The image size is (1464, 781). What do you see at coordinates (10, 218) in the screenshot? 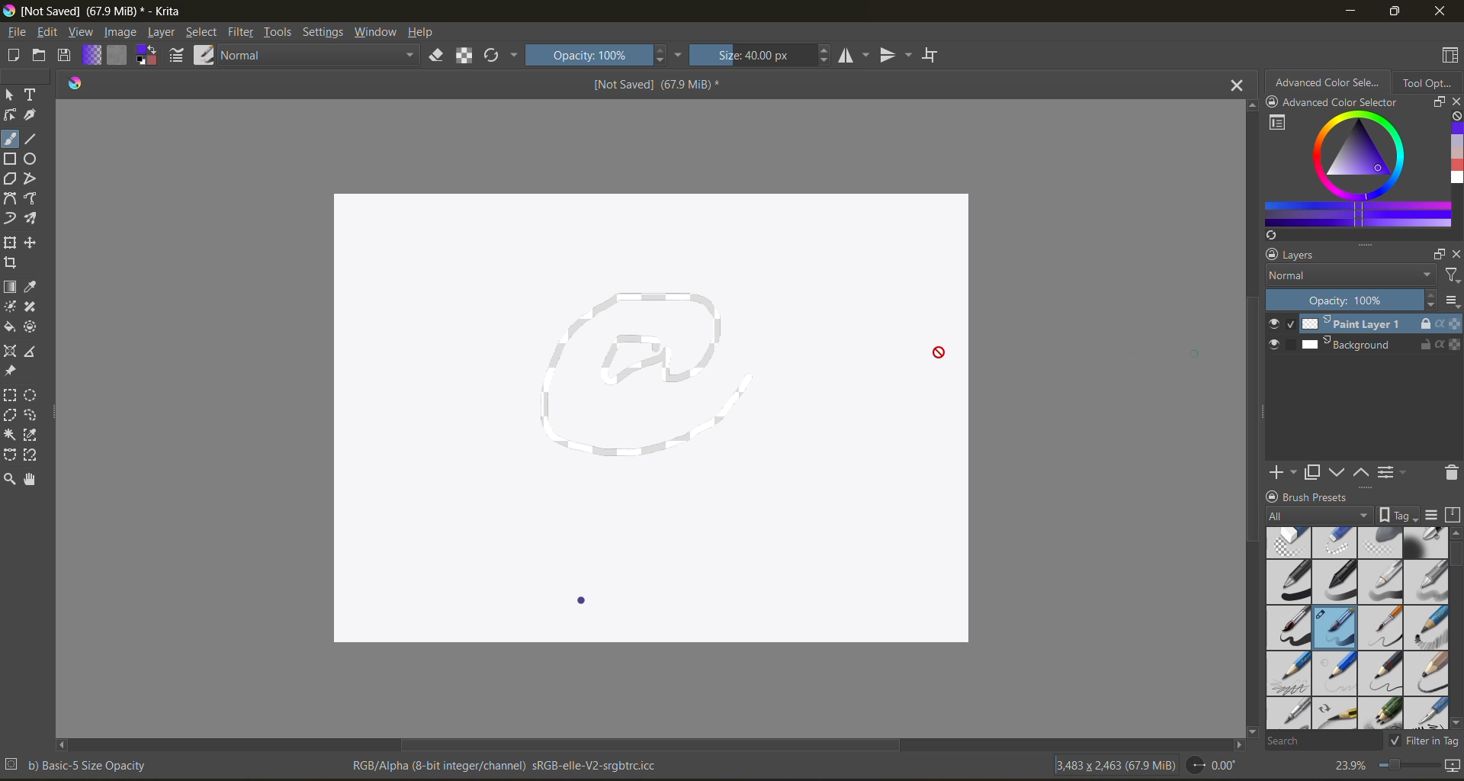
I see `dynamic brush tool` at bounding box center [10, 218].